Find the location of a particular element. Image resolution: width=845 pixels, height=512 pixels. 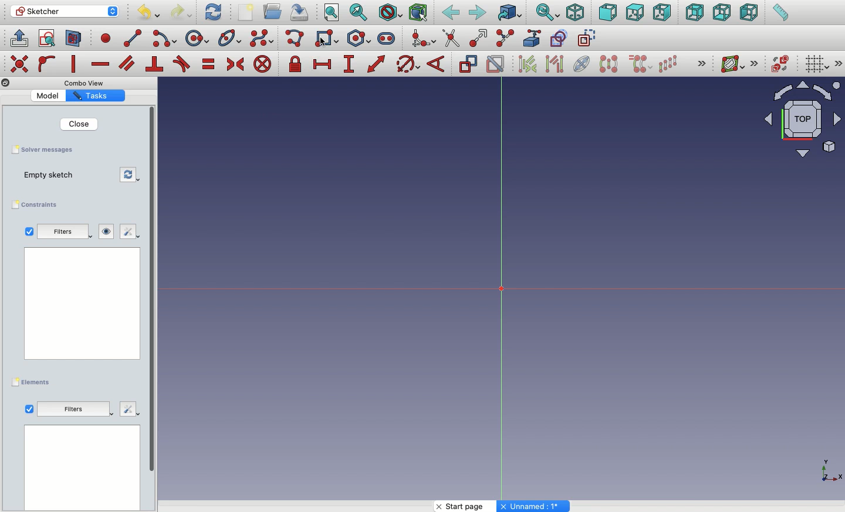

Trim edge is located at coordinates (451, 38).